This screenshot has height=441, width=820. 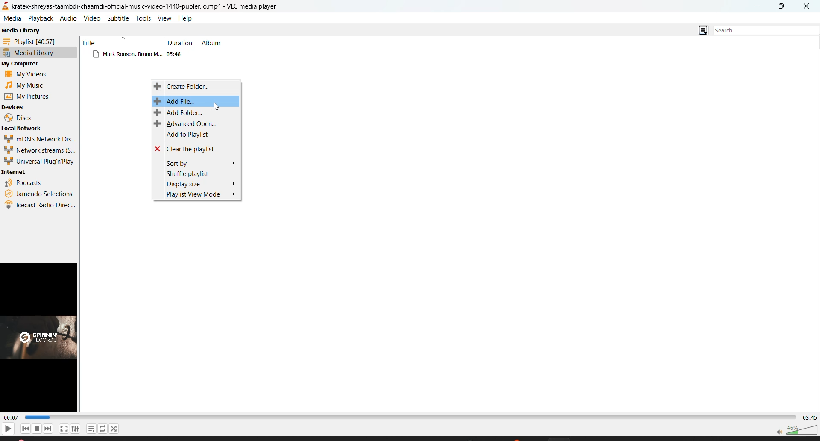 I want to click on icecast, so click(x=39, y=206).